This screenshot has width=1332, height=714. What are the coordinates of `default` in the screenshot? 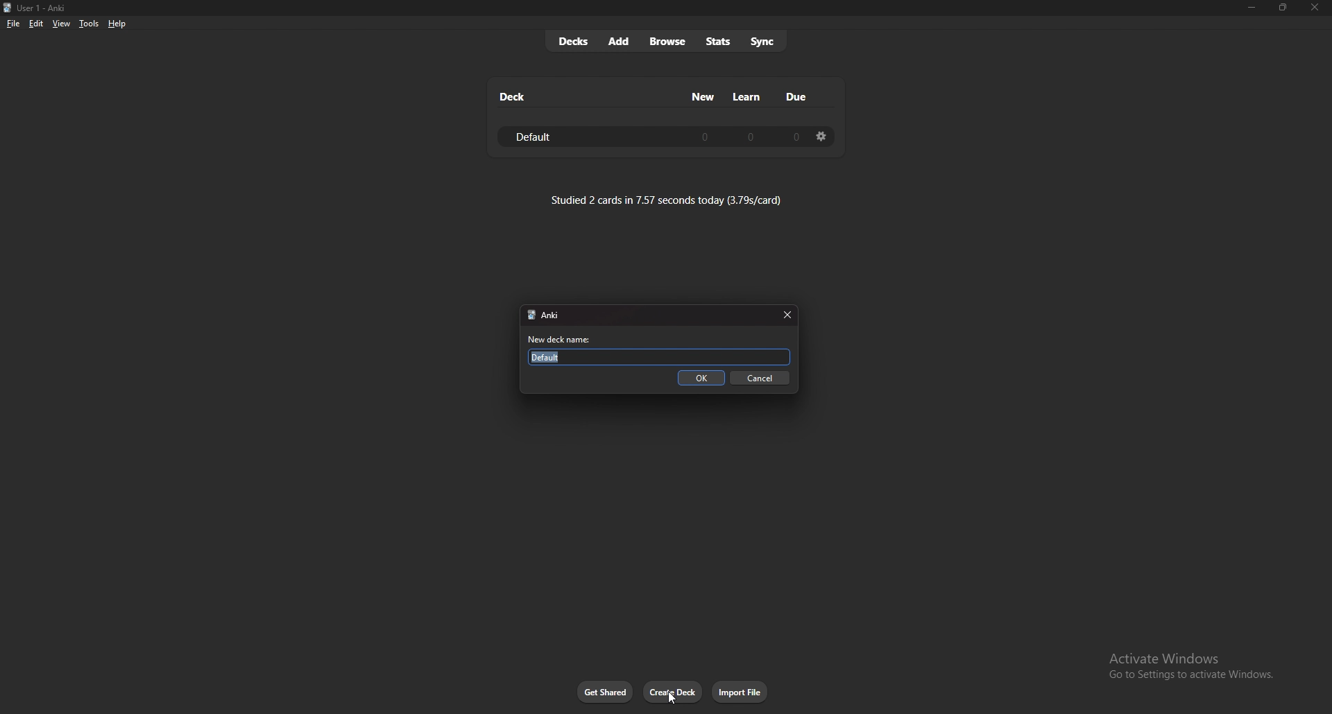 It's located at (540, 137).